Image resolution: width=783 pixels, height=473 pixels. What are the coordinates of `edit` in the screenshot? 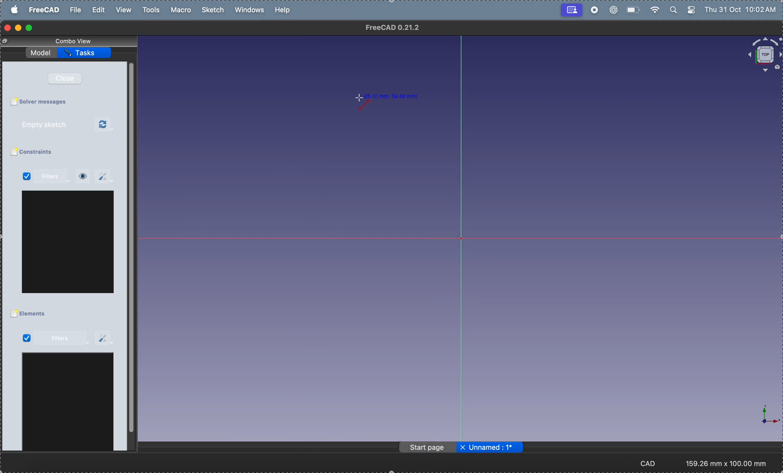 It's located at (99, 10).